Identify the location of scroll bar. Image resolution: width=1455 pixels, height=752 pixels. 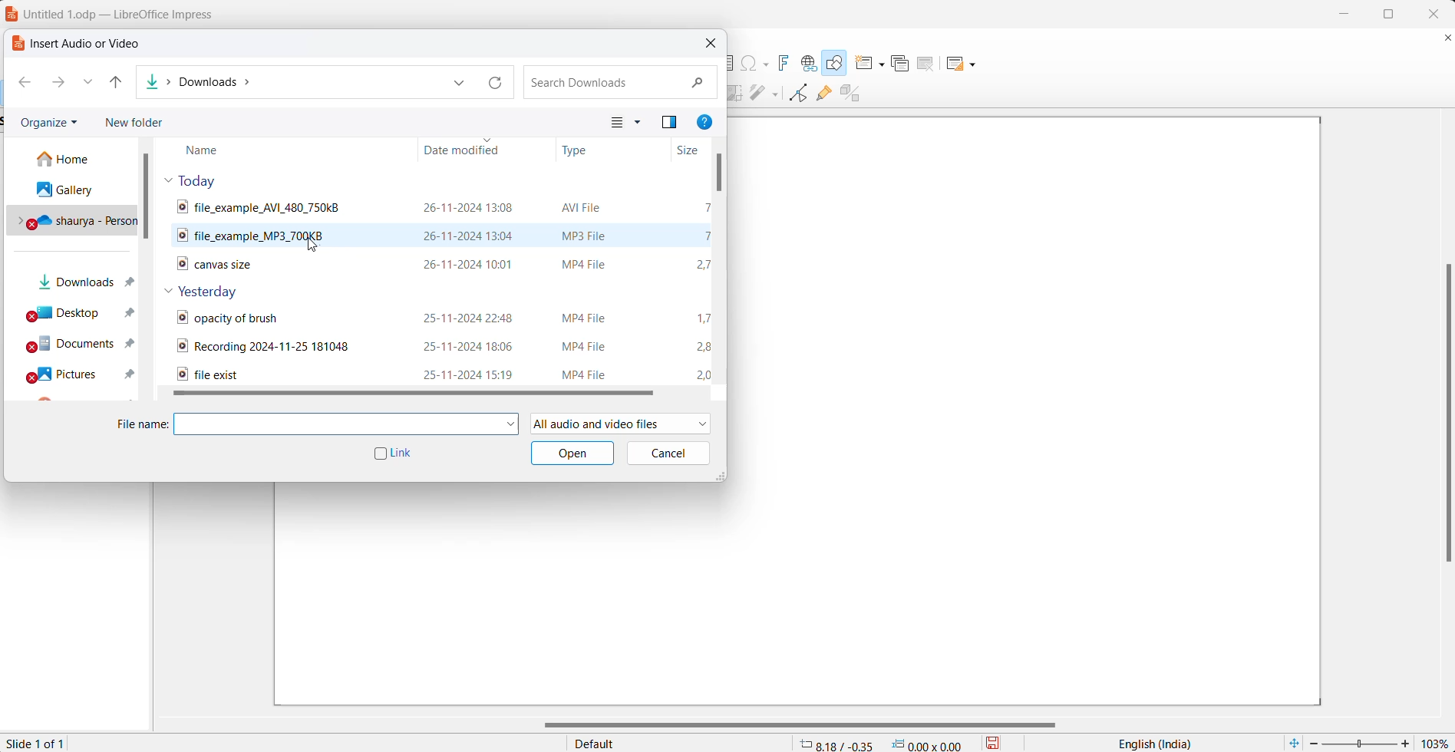
(718, 174).